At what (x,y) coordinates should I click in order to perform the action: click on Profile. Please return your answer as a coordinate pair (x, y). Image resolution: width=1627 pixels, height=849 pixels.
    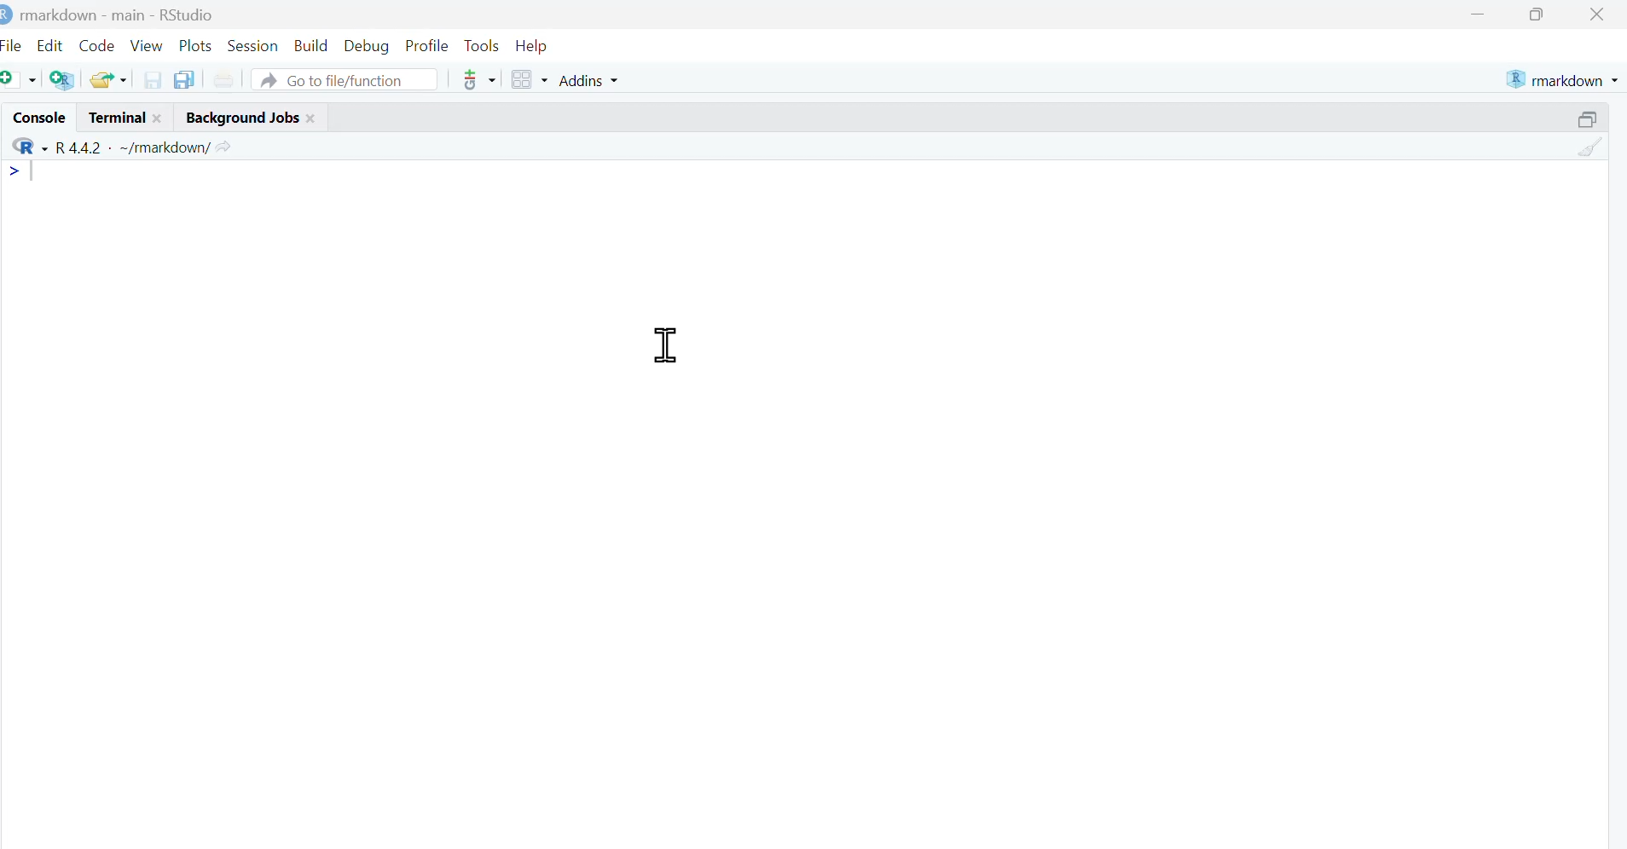
    Looking at the image, I should click on (426, 43).